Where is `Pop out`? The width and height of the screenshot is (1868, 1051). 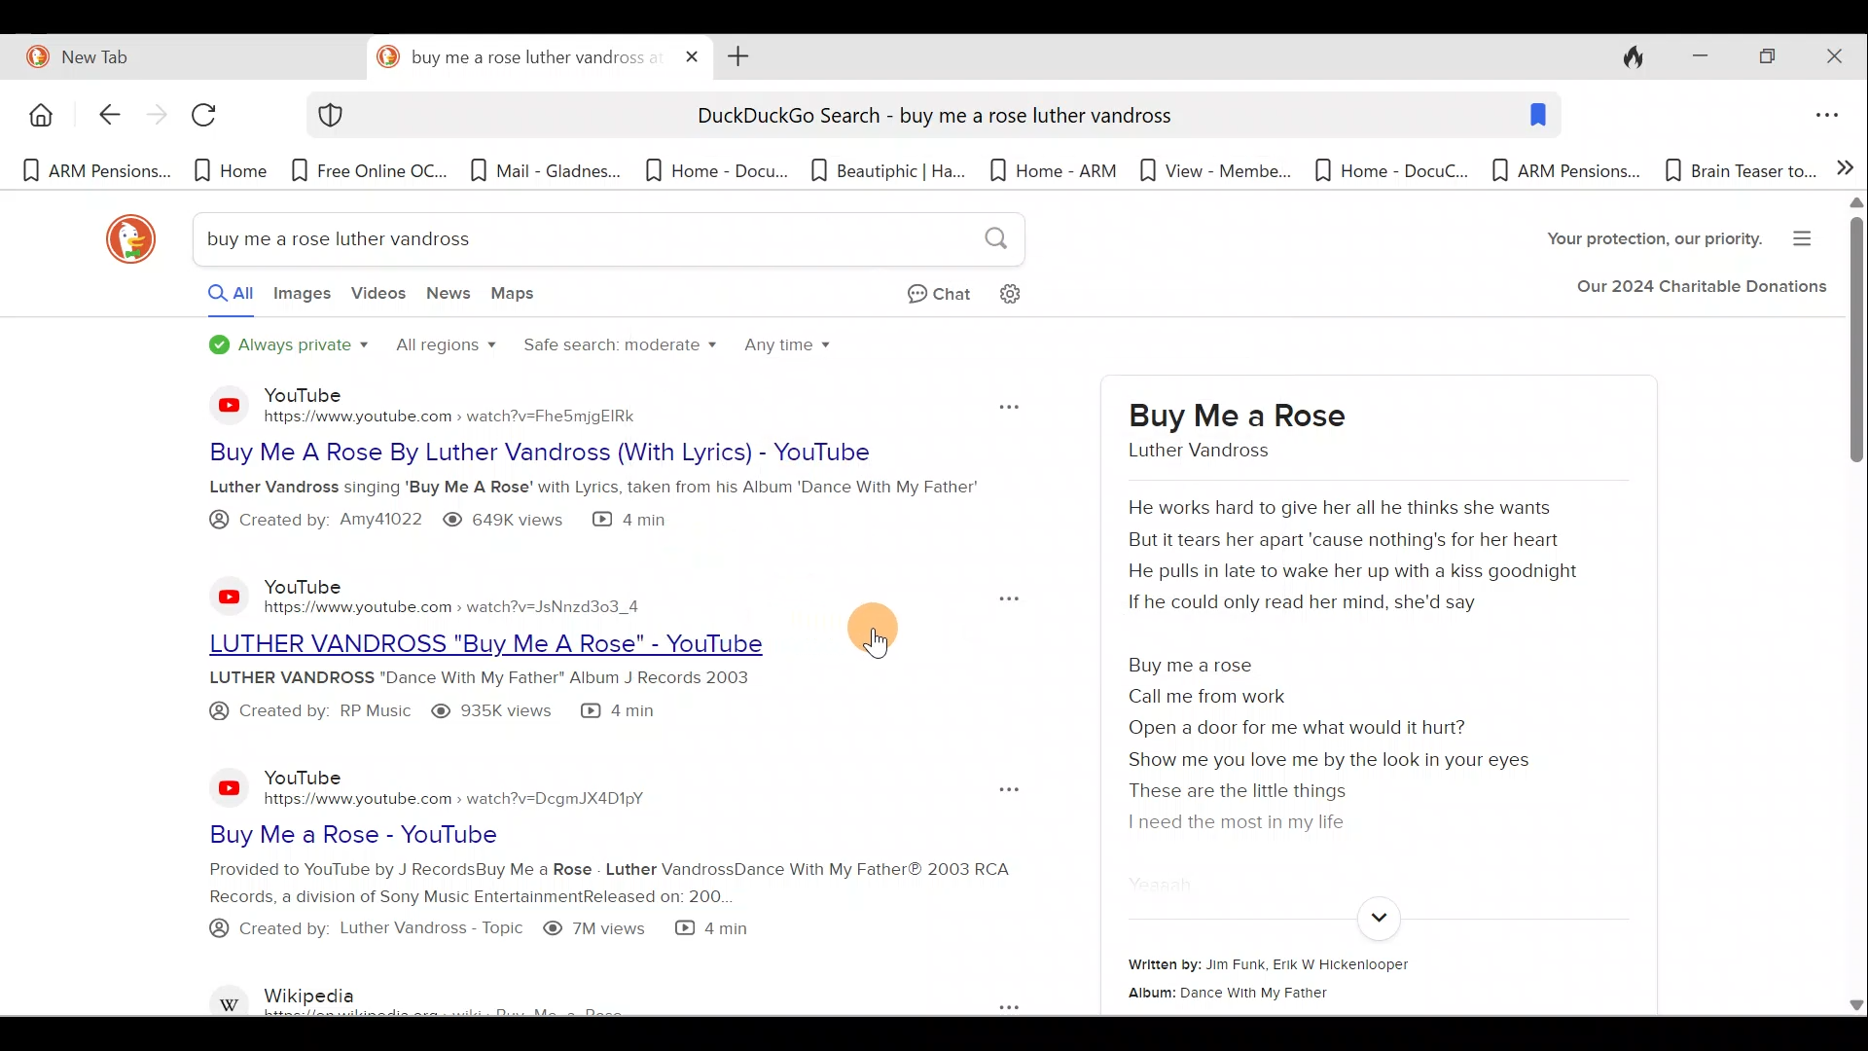
Pop out is located at coordinates (988, 1004).